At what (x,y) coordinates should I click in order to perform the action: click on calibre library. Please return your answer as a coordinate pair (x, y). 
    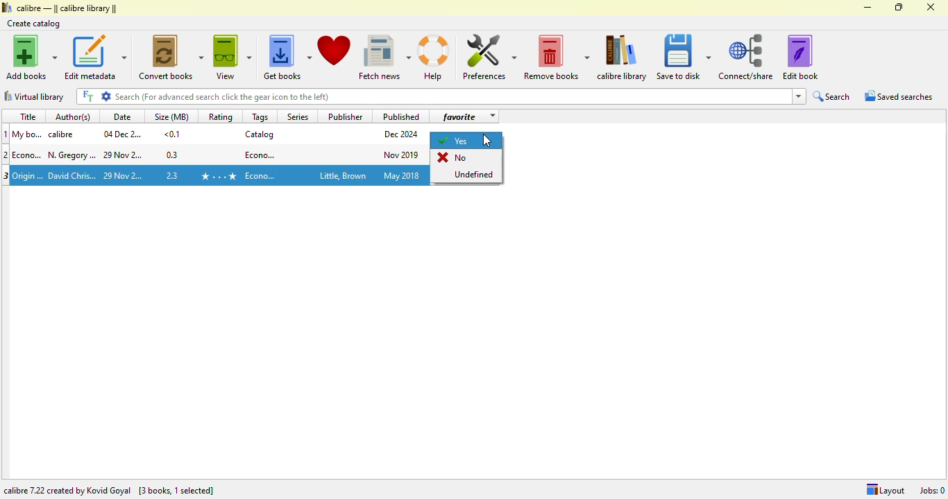
    Looking at the image, I should click on (67, 8).